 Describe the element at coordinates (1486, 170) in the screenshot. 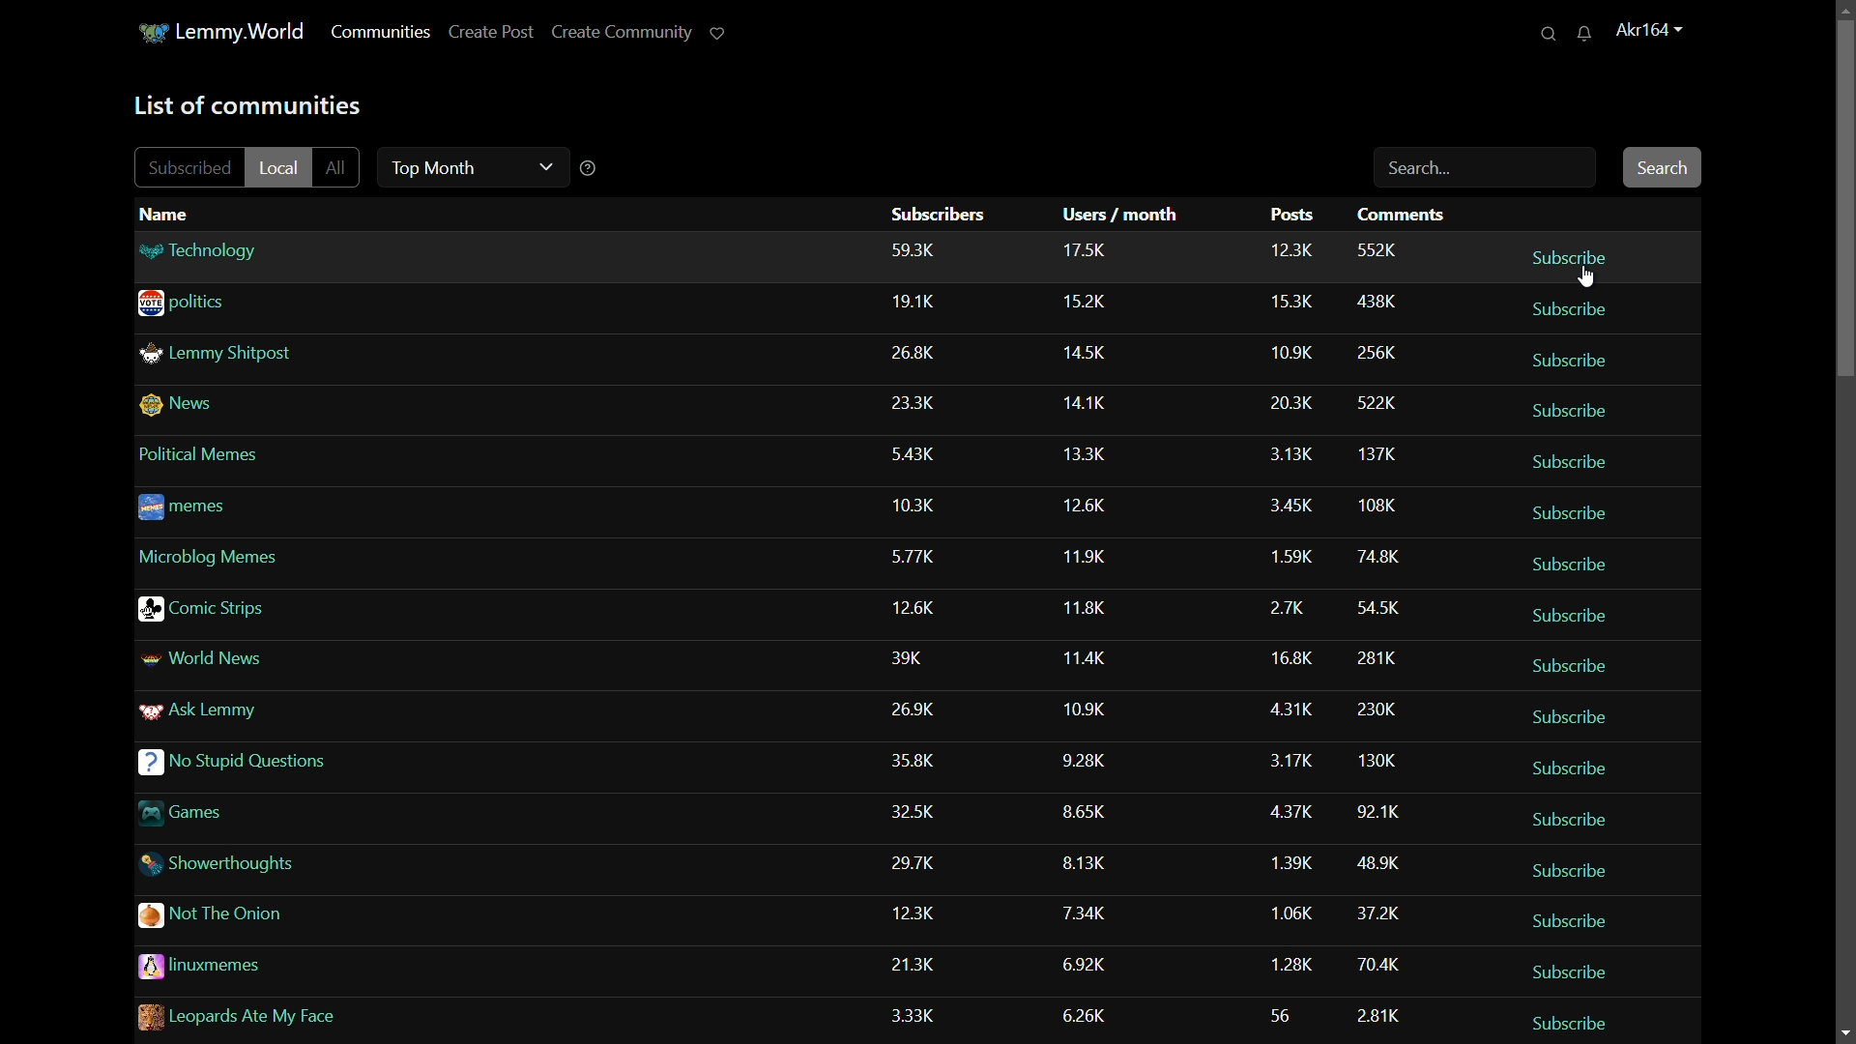

I see `search bar` at that location.